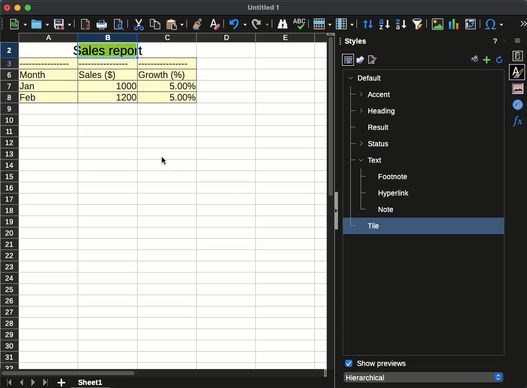  Describe the element at coordinates (197, 24) in the screenshot. I see `clone formatting` at that location.